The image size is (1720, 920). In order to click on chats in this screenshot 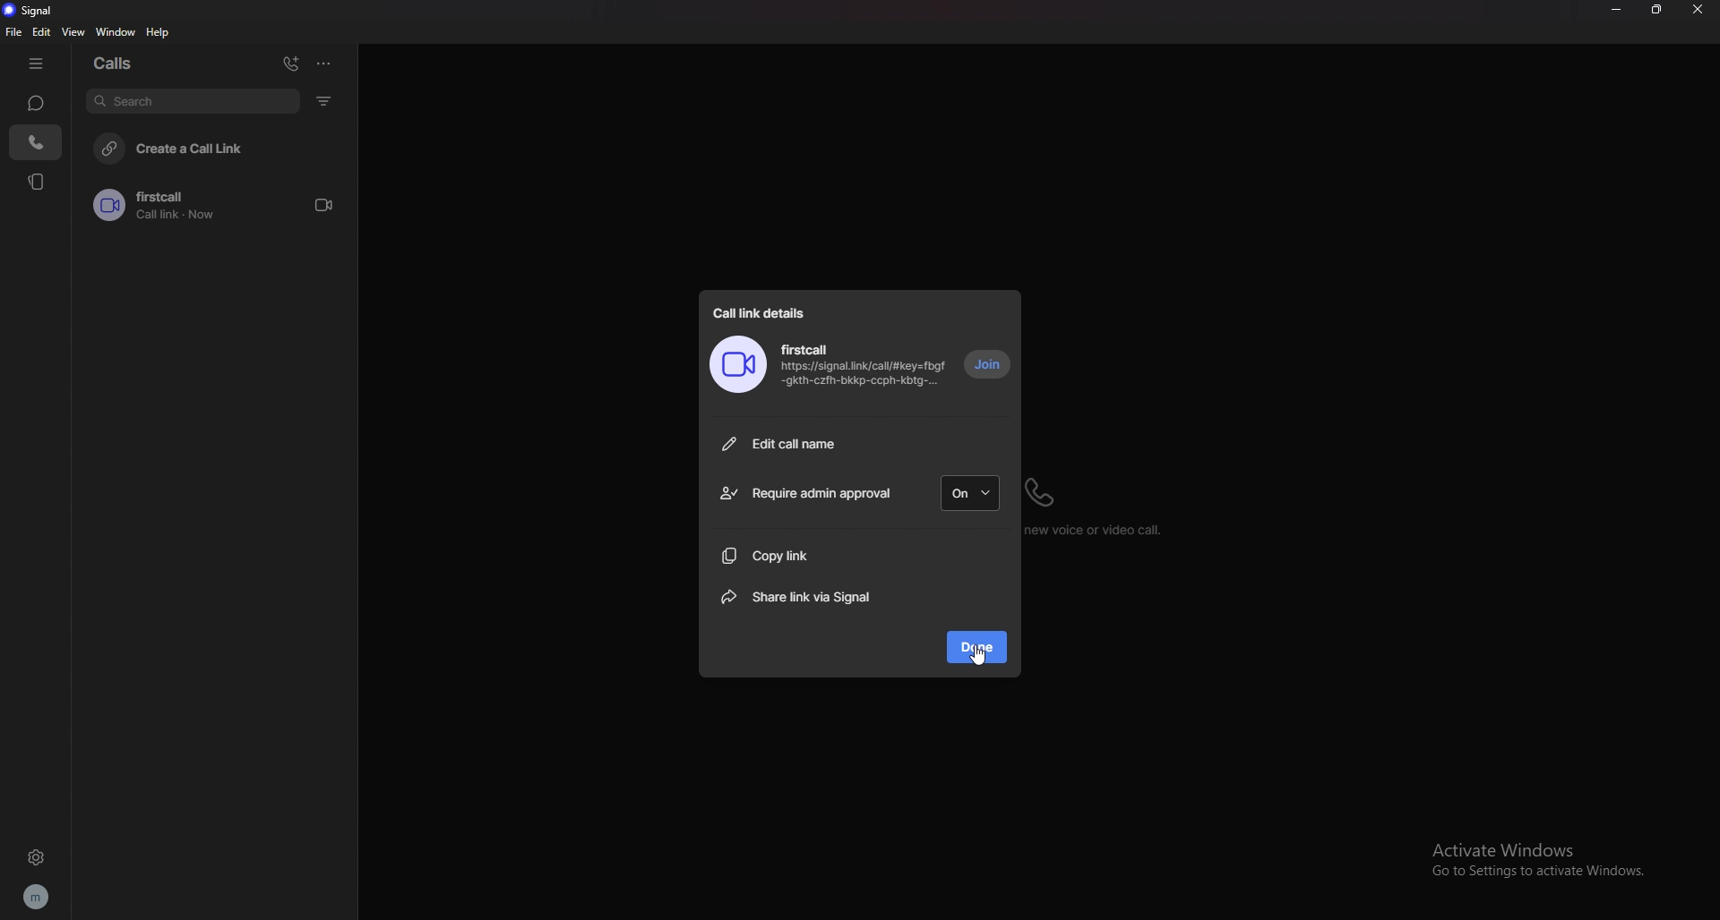, I will do `click(35, 102)`.